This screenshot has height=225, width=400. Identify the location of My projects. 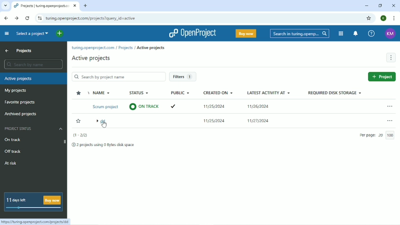
(15, 91).